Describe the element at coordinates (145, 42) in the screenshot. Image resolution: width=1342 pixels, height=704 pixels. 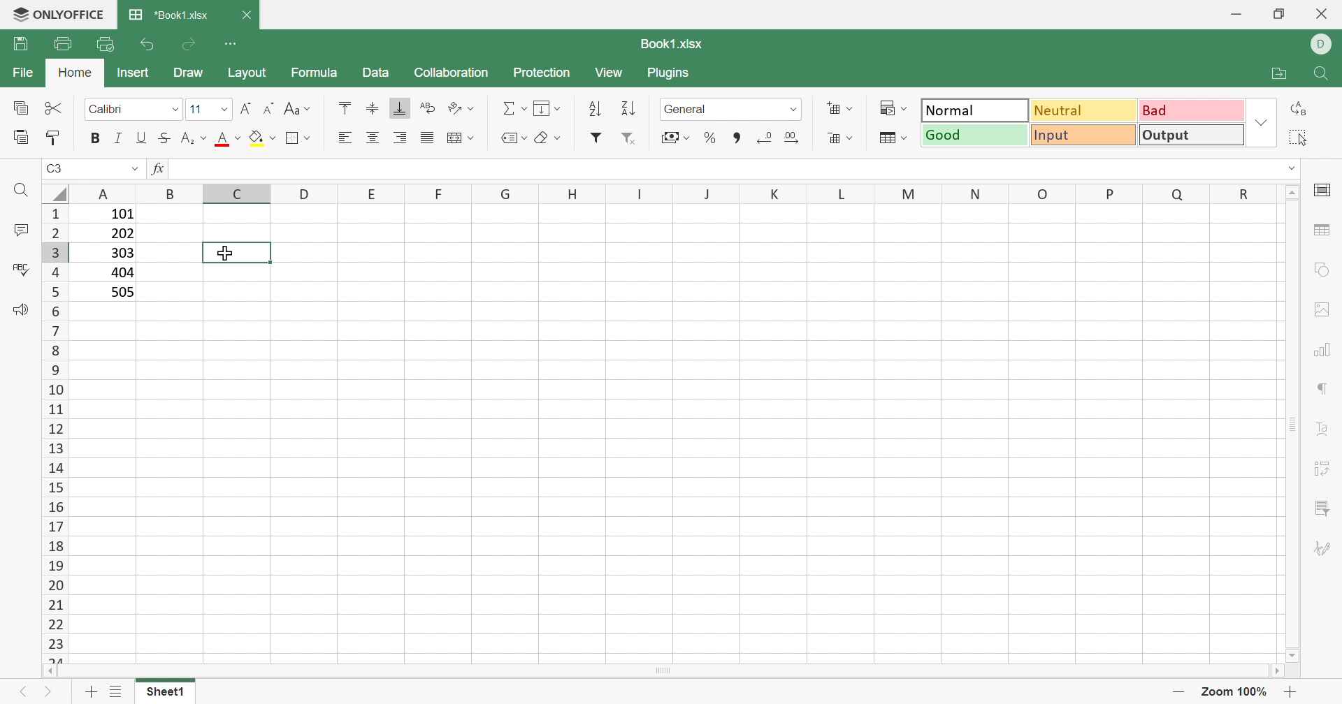
I see `Undo` at that location.